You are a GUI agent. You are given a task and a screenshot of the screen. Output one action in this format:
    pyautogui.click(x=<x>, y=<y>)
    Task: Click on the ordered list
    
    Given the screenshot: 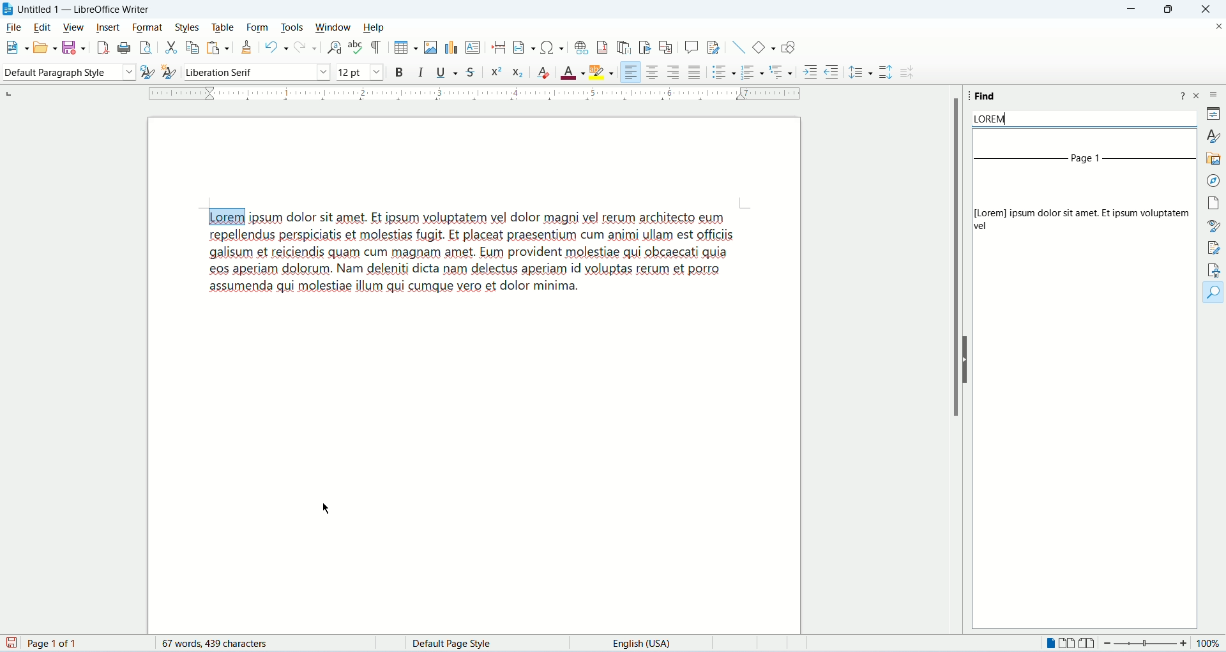 What is the action you would take?
    pyautogui.click(x=753, y=73)
    